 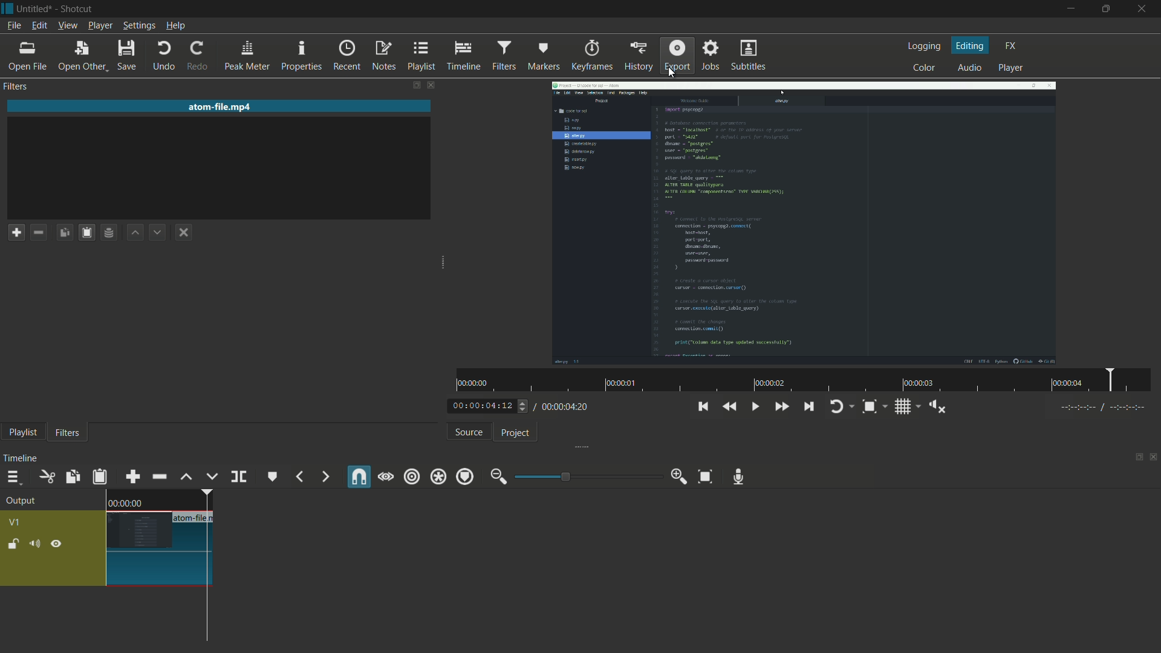 What do you see at coordinates (360, 476) in the screenshot?
I see `snap` at bounding box center [360, 476].